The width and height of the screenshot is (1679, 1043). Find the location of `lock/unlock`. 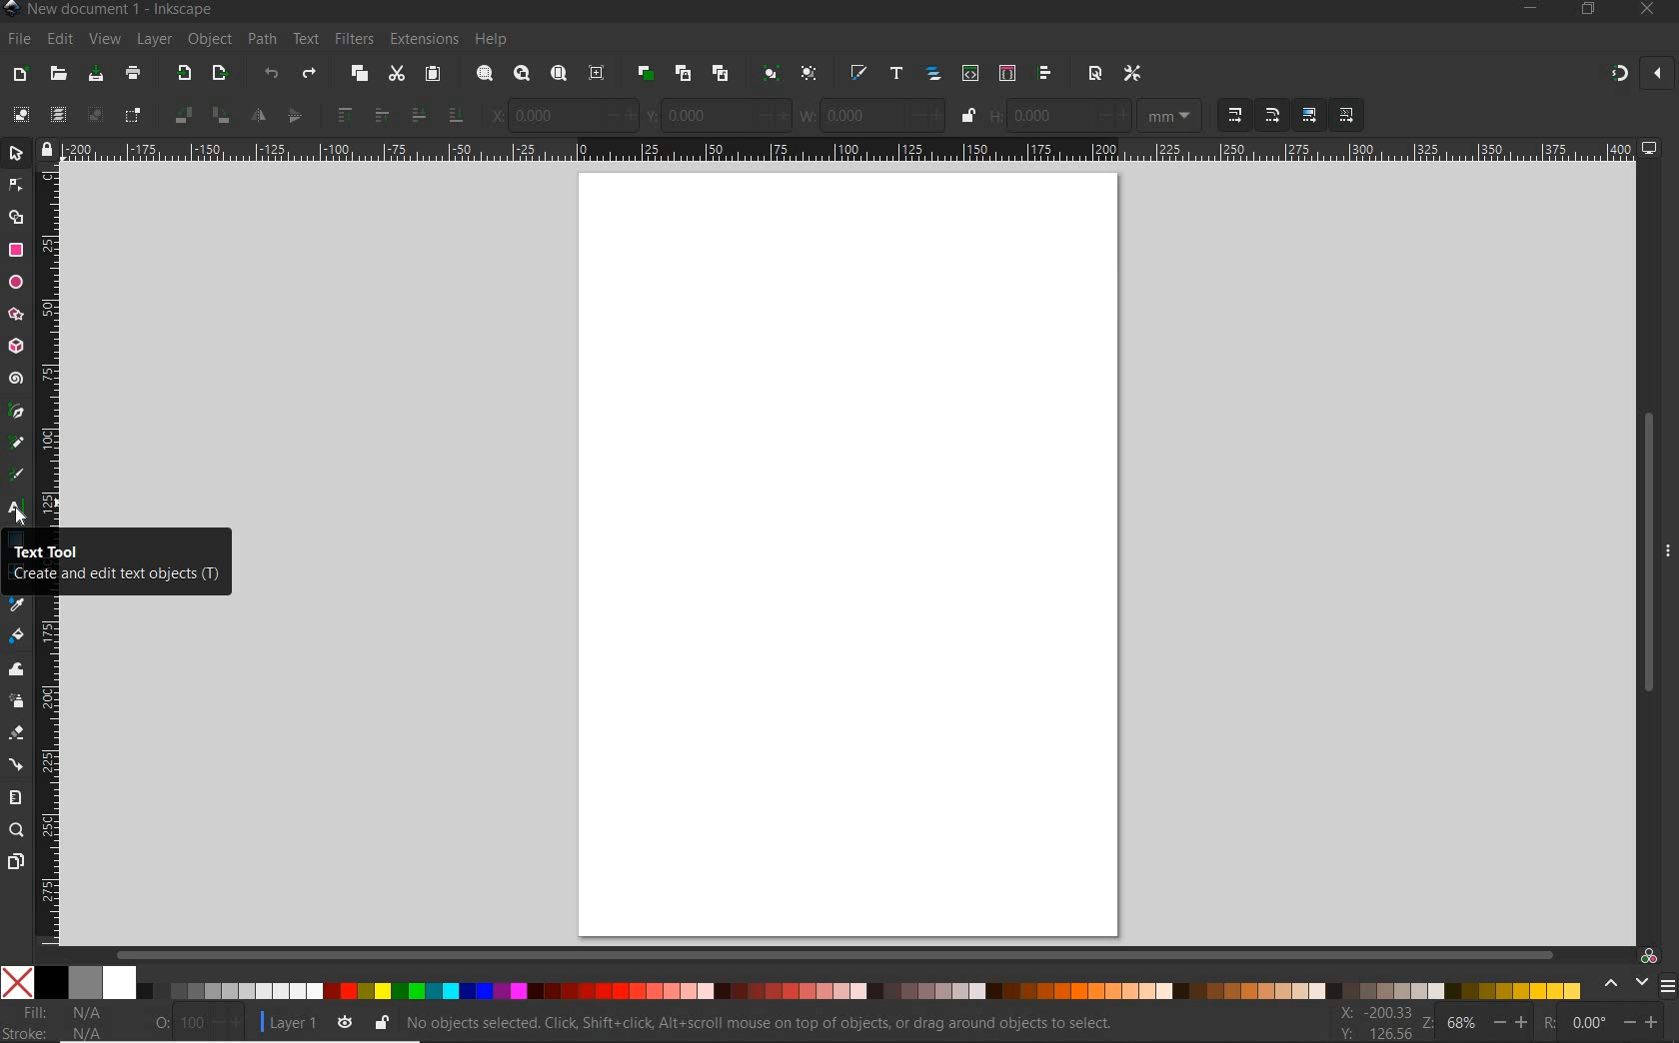

lock/unlock is located at coordinates (969, 117).